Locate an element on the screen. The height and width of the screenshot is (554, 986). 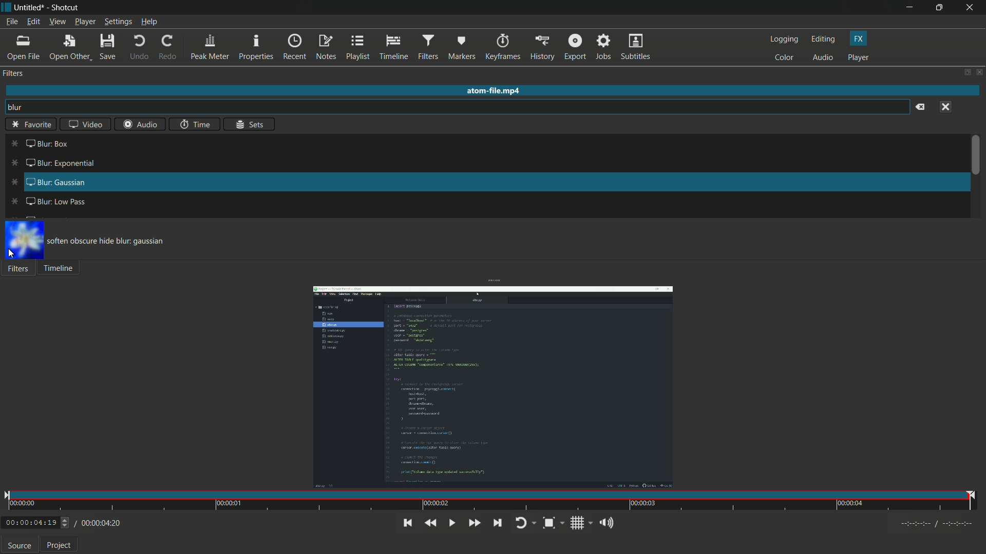
app name is located at coordinates (64, 9).